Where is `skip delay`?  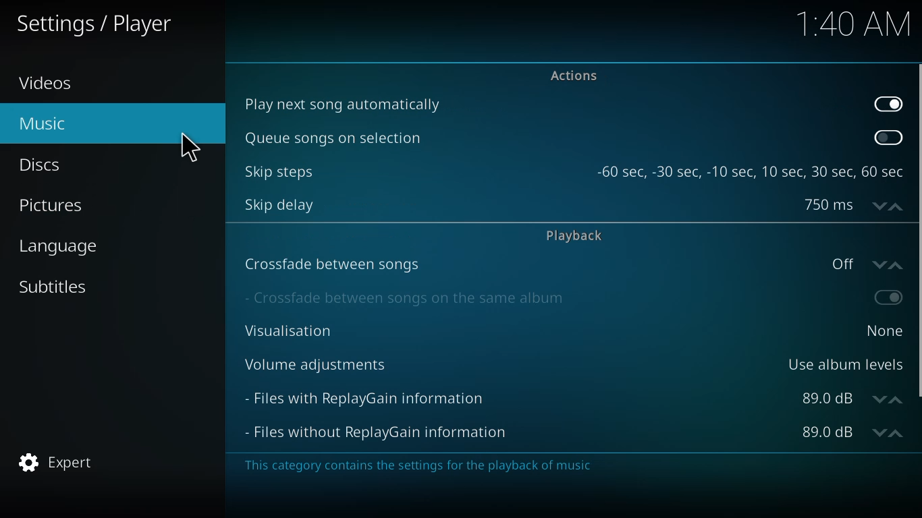 skip delay is located at coordinates (279, 204).